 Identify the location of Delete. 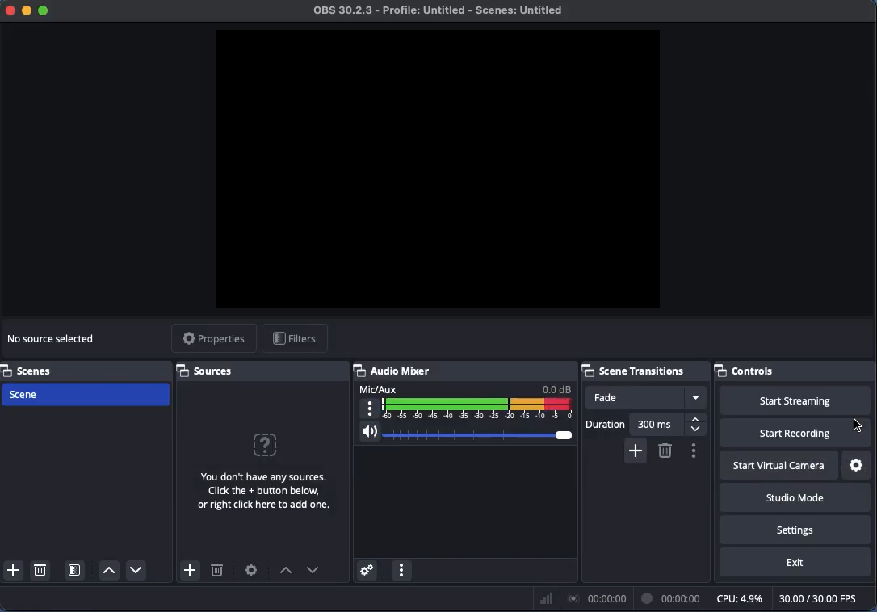
(217, 572).